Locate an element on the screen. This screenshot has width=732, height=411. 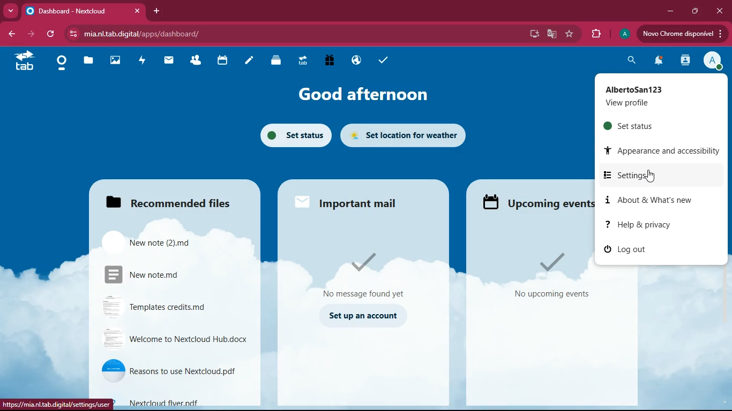
settings is located at coordinates (621, 176).